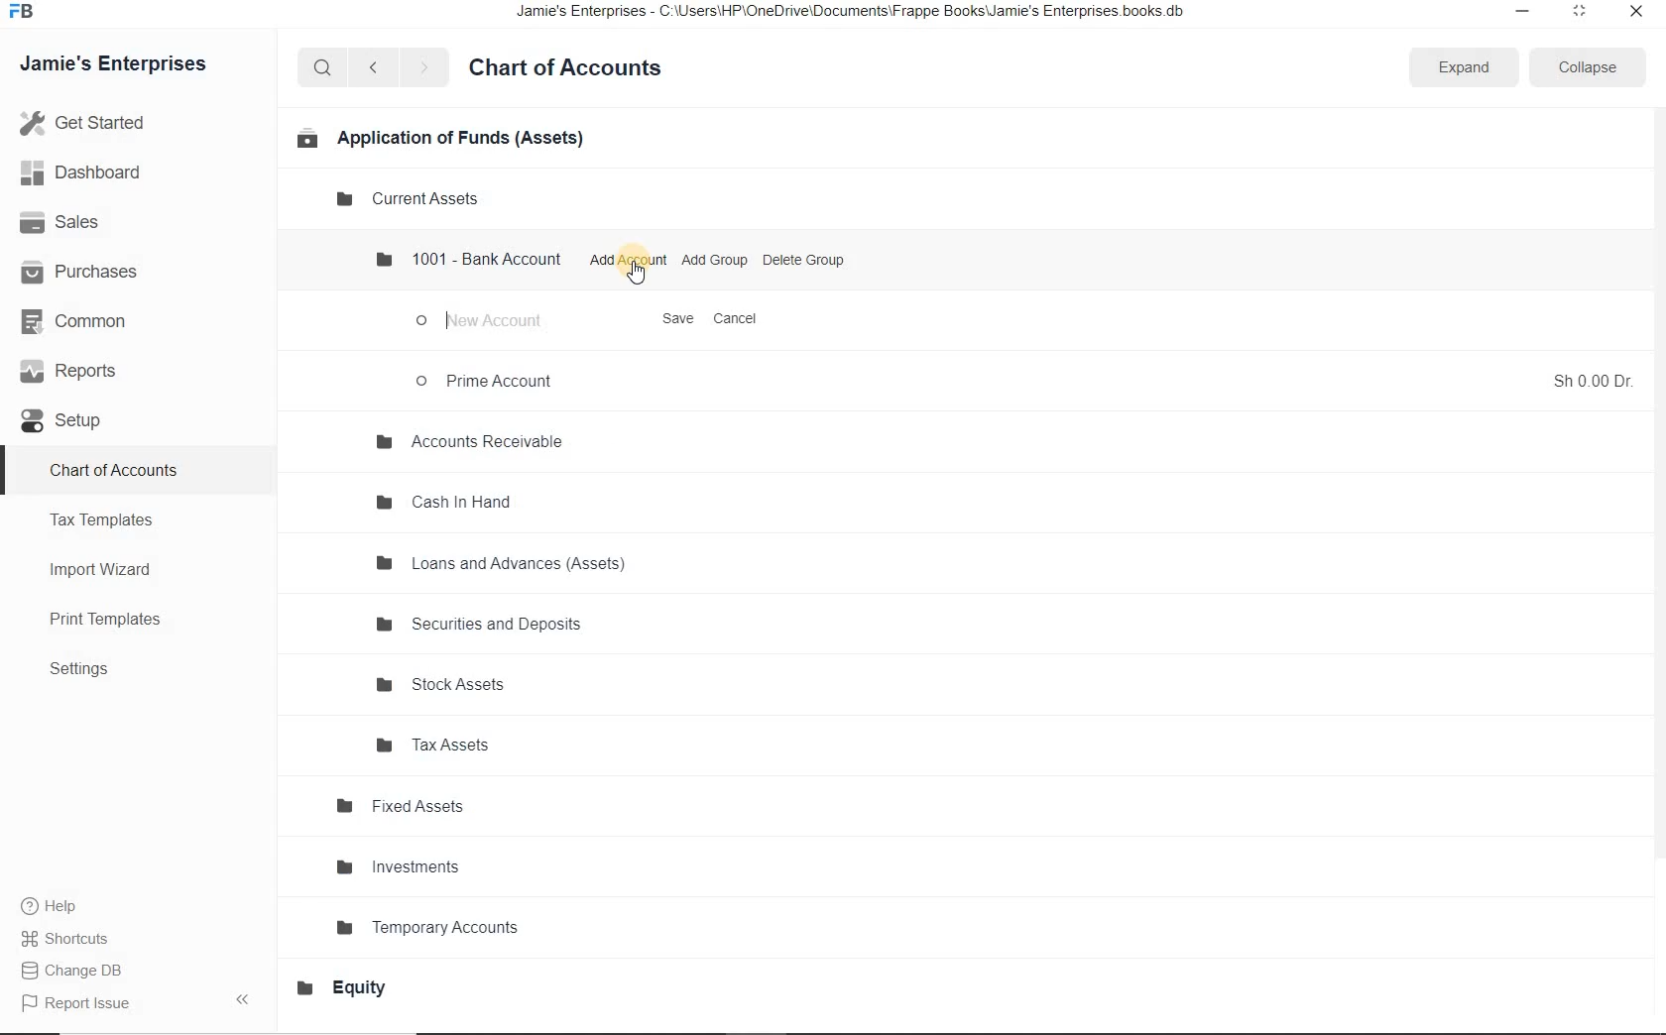 The image size is (1666, 1035). What do you see at coordinates (247, 998) in the screenshot?
I see `expand` at bounding box center [247, 998].